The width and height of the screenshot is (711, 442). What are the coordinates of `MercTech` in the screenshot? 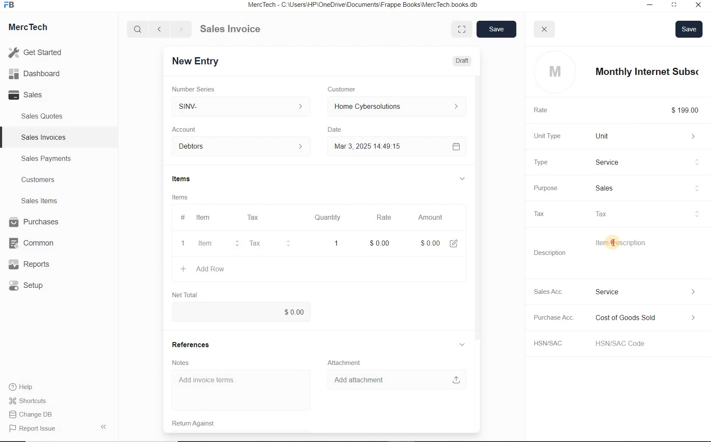 It's located at (32, 29).